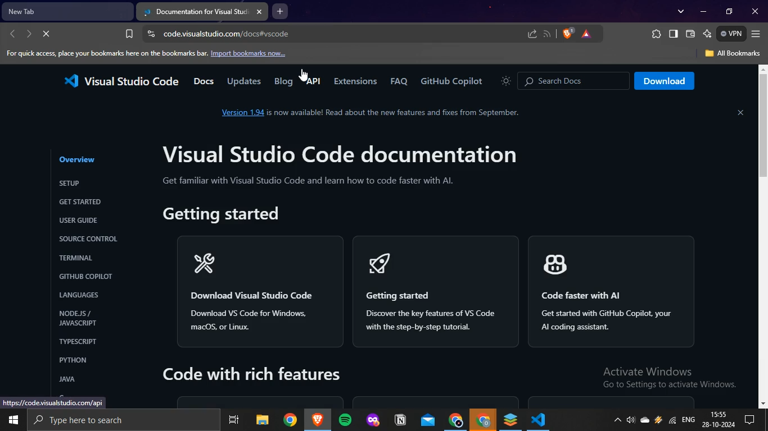 This screenshot has height=431, width=768. Describe the element at coordinates (77, 319) in the screenshot. I see `NODEJS /
JAVASCRIPT` at that location.